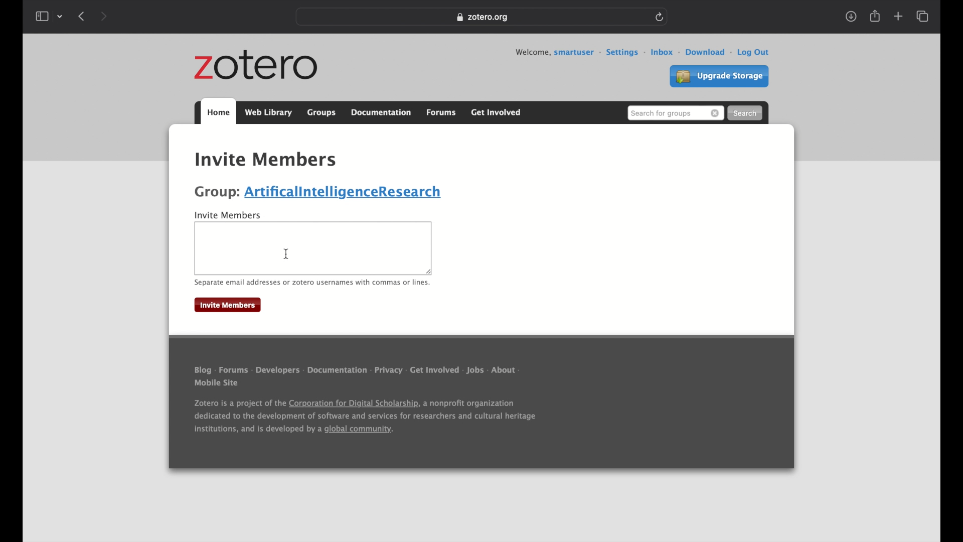  Describe the element at coordinates (746, 113) in the screenshot. I see `search` at that location.